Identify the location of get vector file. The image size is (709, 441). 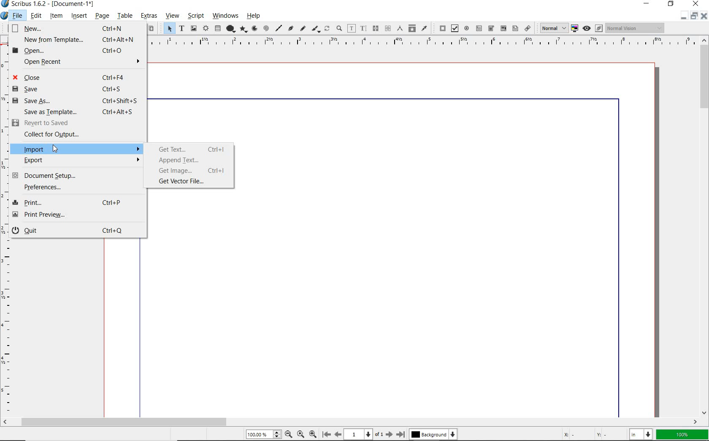
(191, 183).